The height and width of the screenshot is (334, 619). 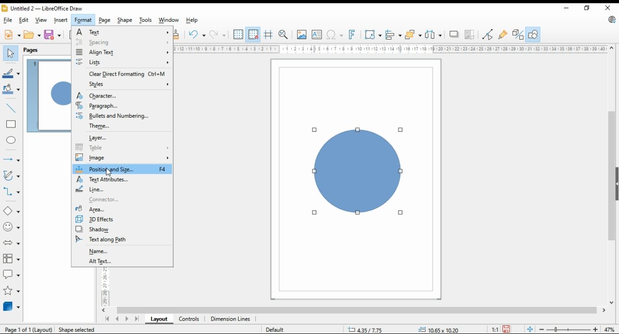 I want to click on block arrow, so click(x=12, y=244).